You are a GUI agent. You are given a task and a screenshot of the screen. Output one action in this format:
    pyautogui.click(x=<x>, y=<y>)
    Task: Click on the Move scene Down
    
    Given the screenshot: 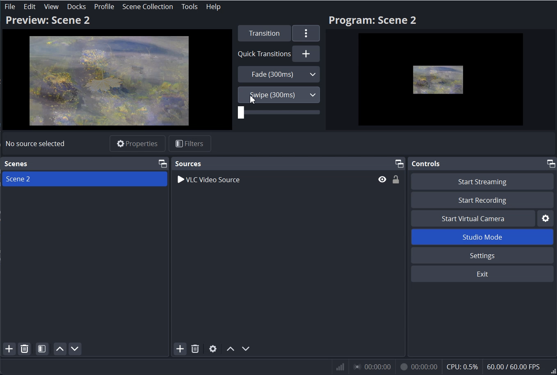 What is the action you would take?
    pyautogui.click(x=75, y=348)
    